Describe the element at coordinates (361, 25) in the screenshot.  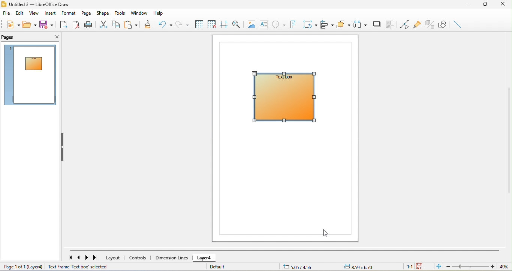
I see `select at least three object` at that location.